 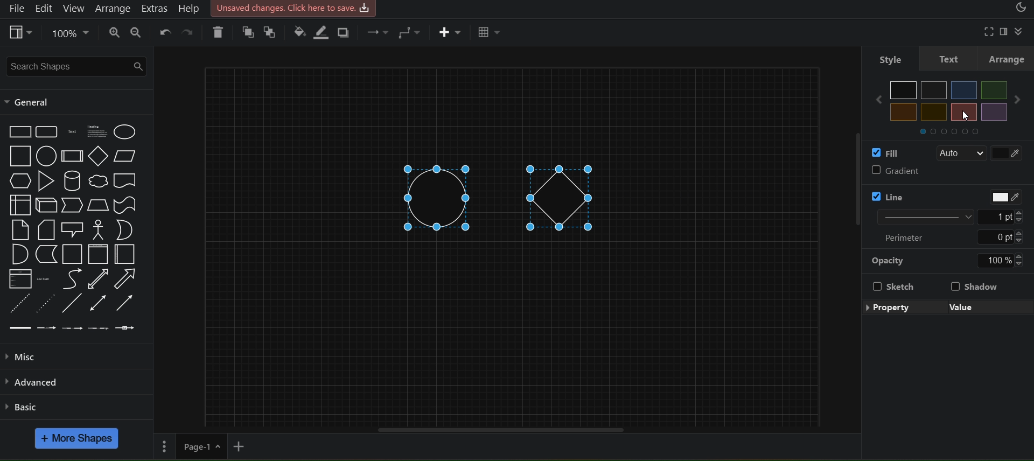 What do you see at coordinates (97, 156) in the screenshot?
I see `Diamond` at bounding box center [97, 156].